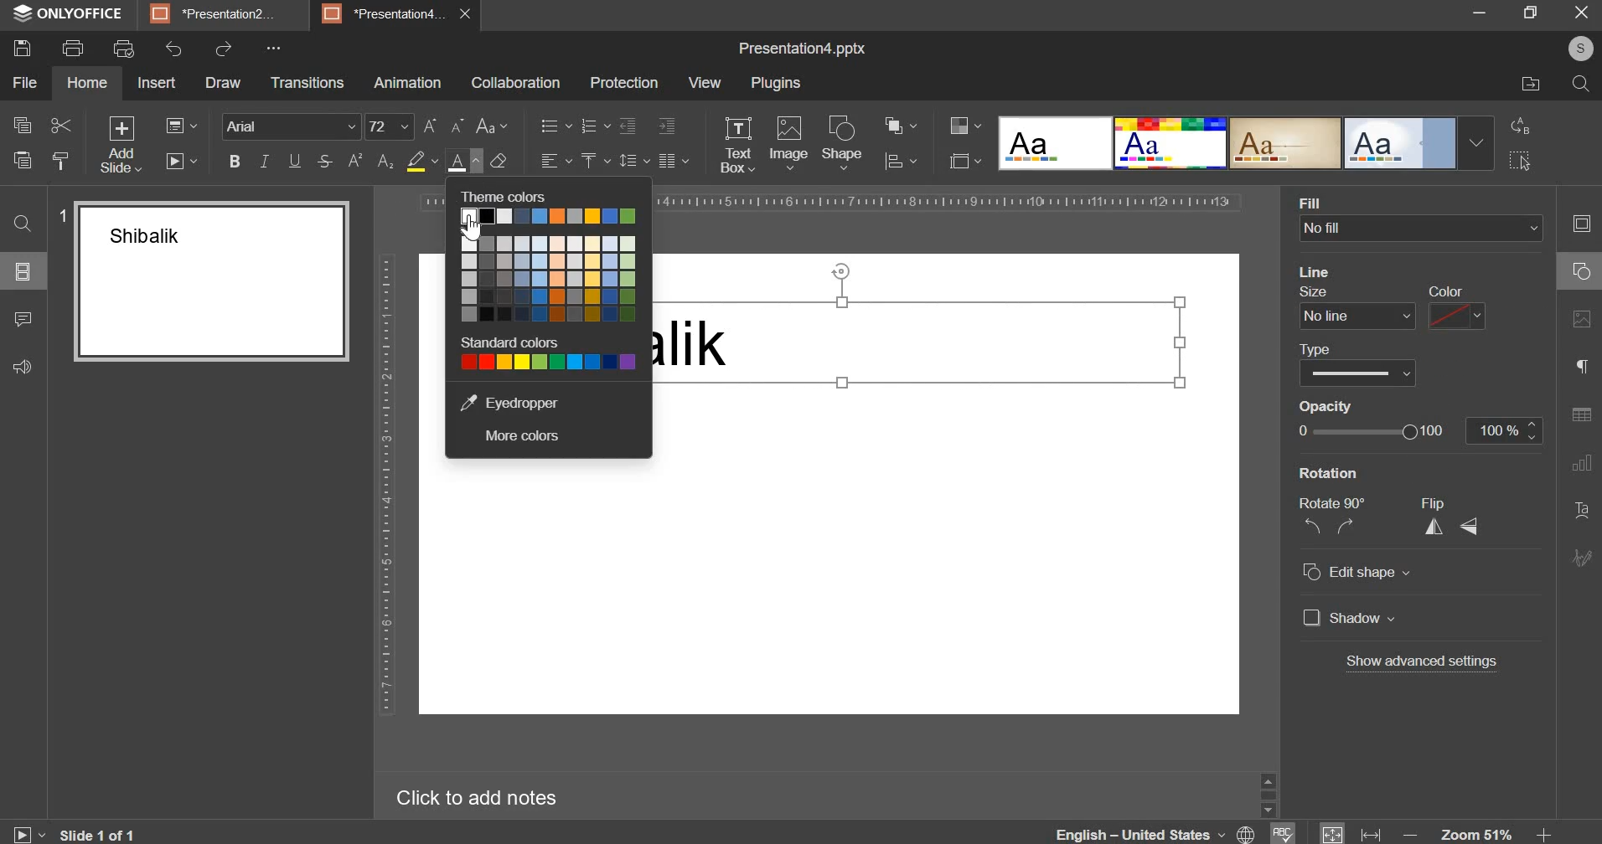 The width and height of the screenshot is (1602, 844). Describe the element at coordinates (463, 162) in the screenshot. I see `text color` at that location.